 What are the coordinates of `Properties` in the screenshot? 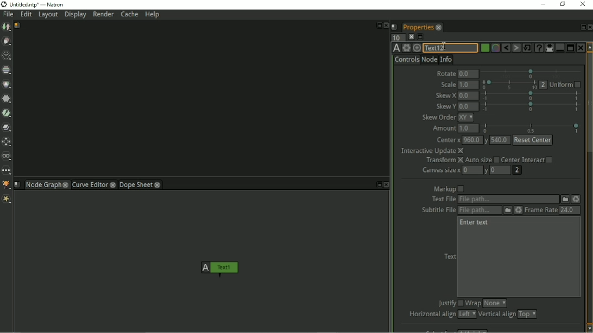 It's located at (417, 26).